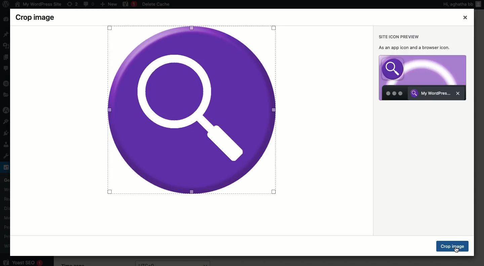 The width and height of the screenshot is (484, 266). Describe the element at coordinates (6, 57) in the screenshot. I see `Pages` at that location.